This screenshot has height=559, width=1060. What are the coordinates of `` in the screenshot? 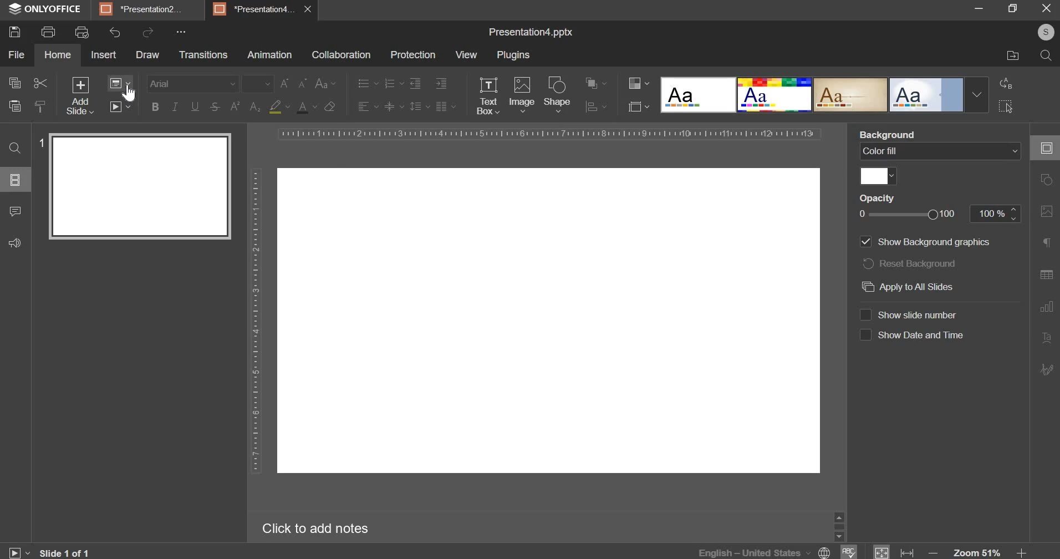 It's located at (548, 320).